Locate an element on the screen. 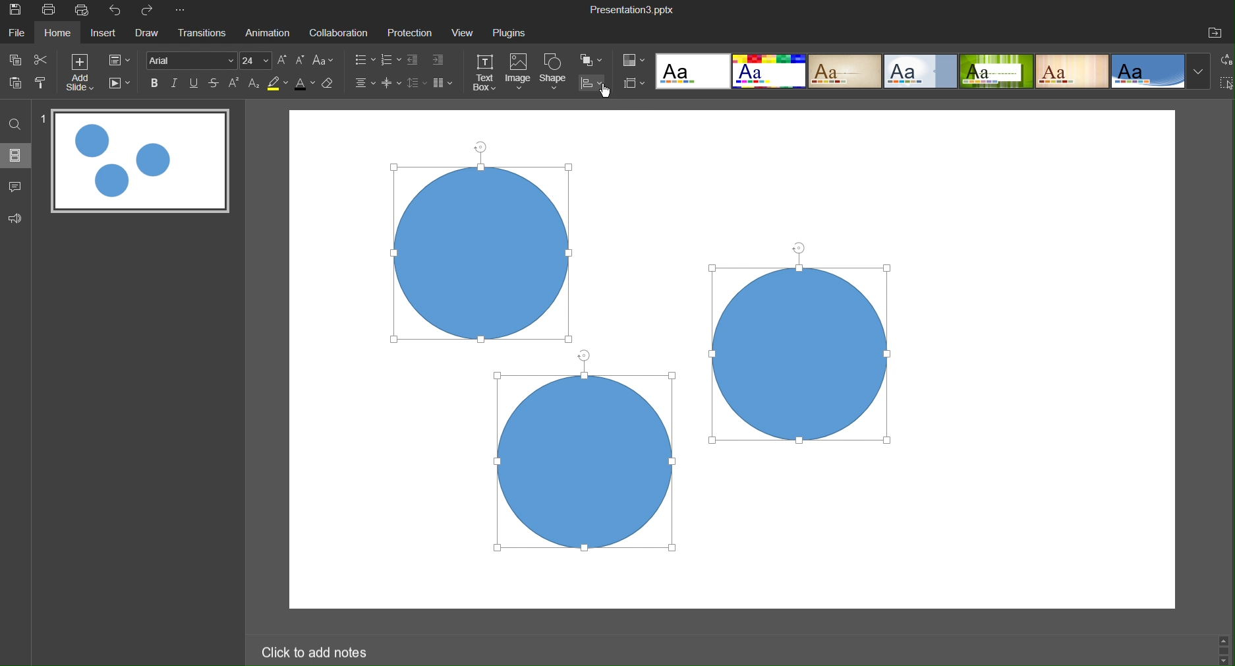 The image size is (1235, 666). Quick Print is located at coordinates (84, 11).